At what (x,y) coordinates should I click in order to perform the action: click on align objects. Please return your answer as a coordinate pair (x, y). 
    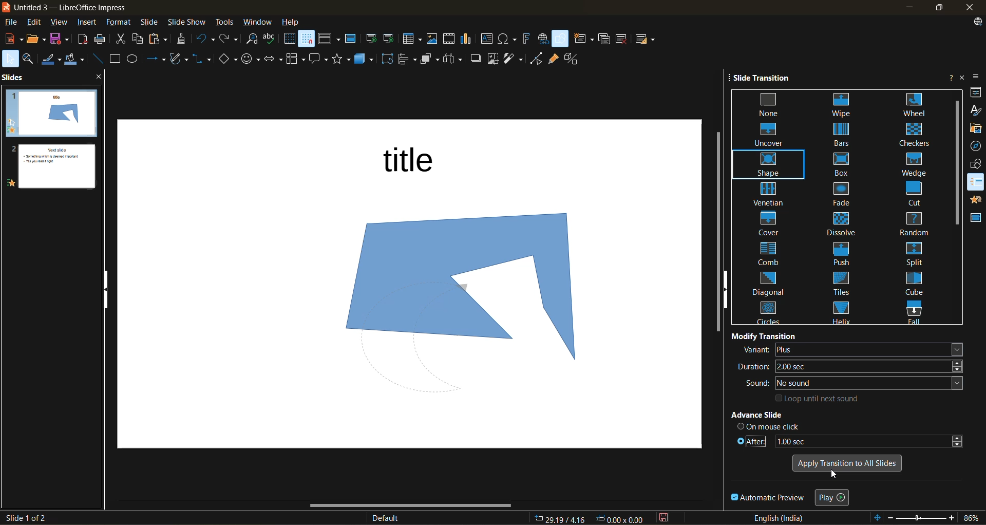
    Looking at the image, I should click on (408, 60).